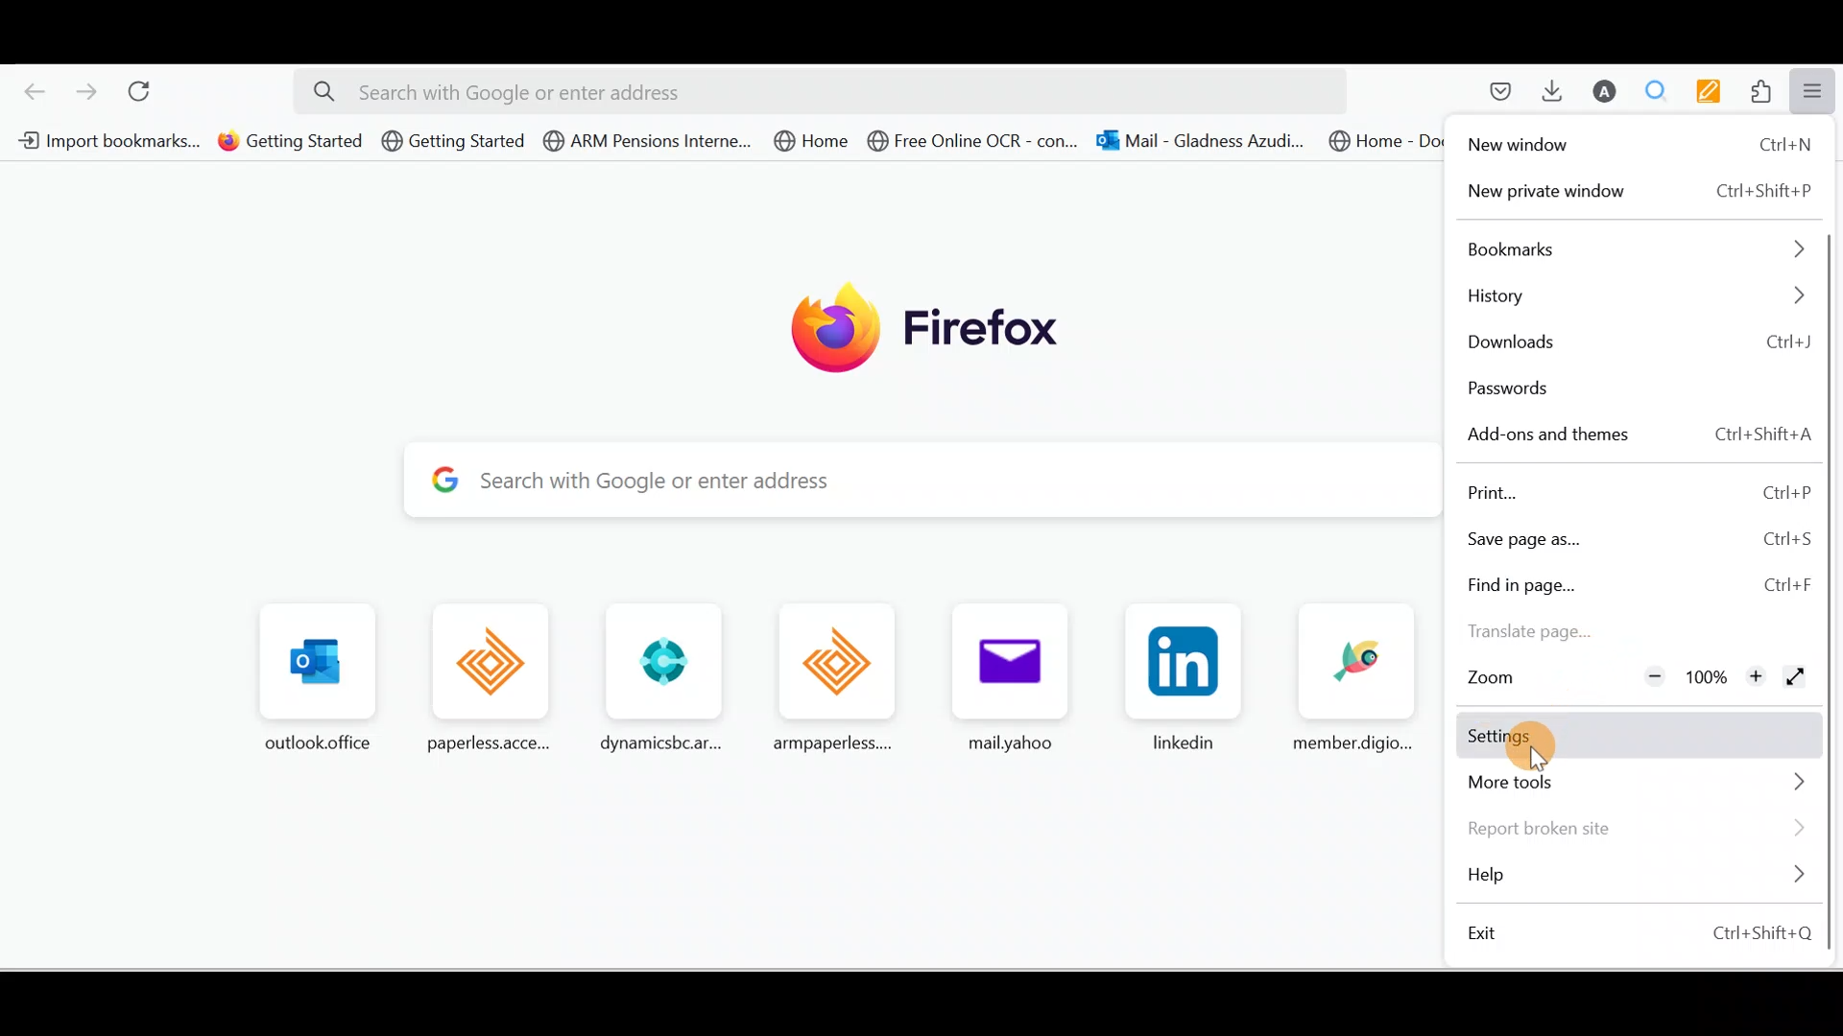  I want to click on Search with Google or enter address, so click(821, 92).